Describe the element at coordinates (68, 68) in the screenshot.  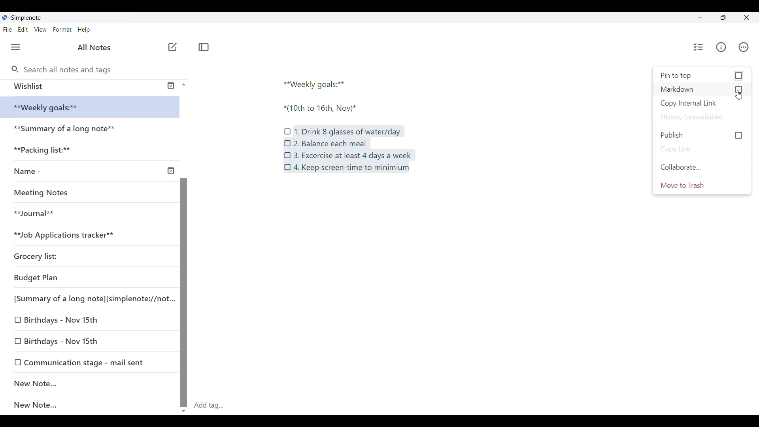
I see `Search all notes and tags` at that location.